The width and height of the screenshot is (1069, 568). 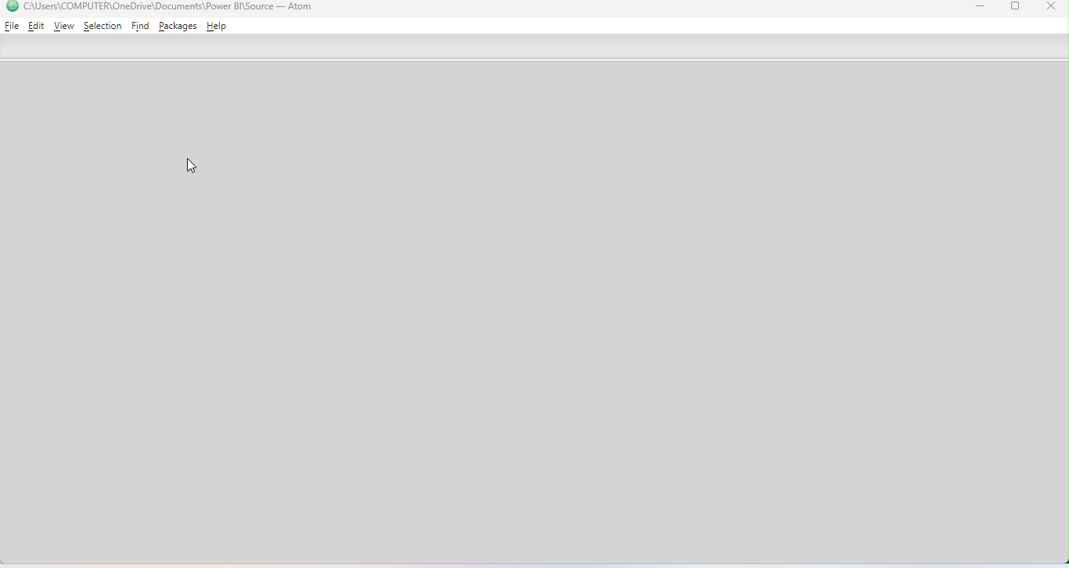 What do you see at coordinates (38, 25) in the screenshot?
I see `Edit` at bounding box center [38, 25].